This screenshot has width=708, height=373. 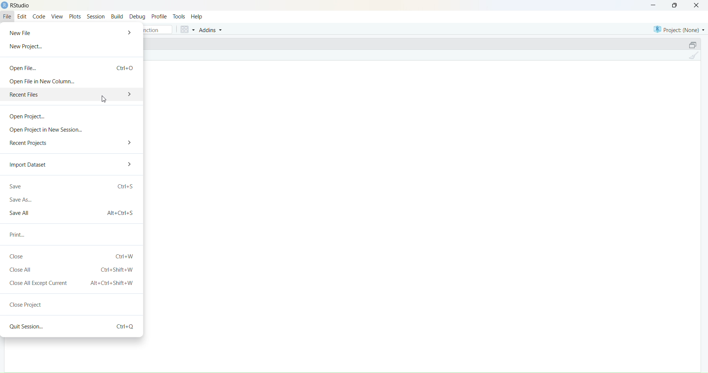 I want to click on Project (None), so click(x=678, y=29).